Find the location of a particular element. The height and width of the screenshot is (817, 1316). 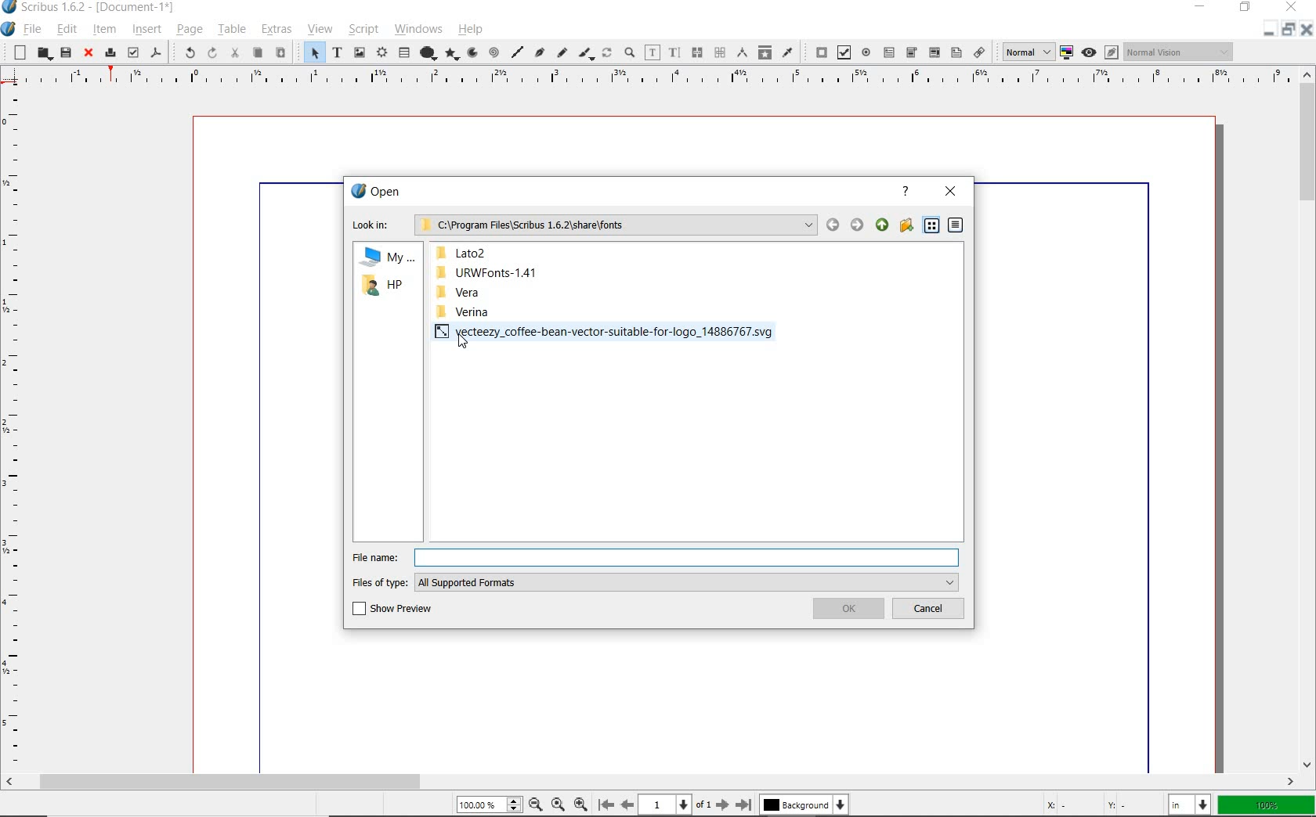

calligraphic line is located at coordinates (587, 54).